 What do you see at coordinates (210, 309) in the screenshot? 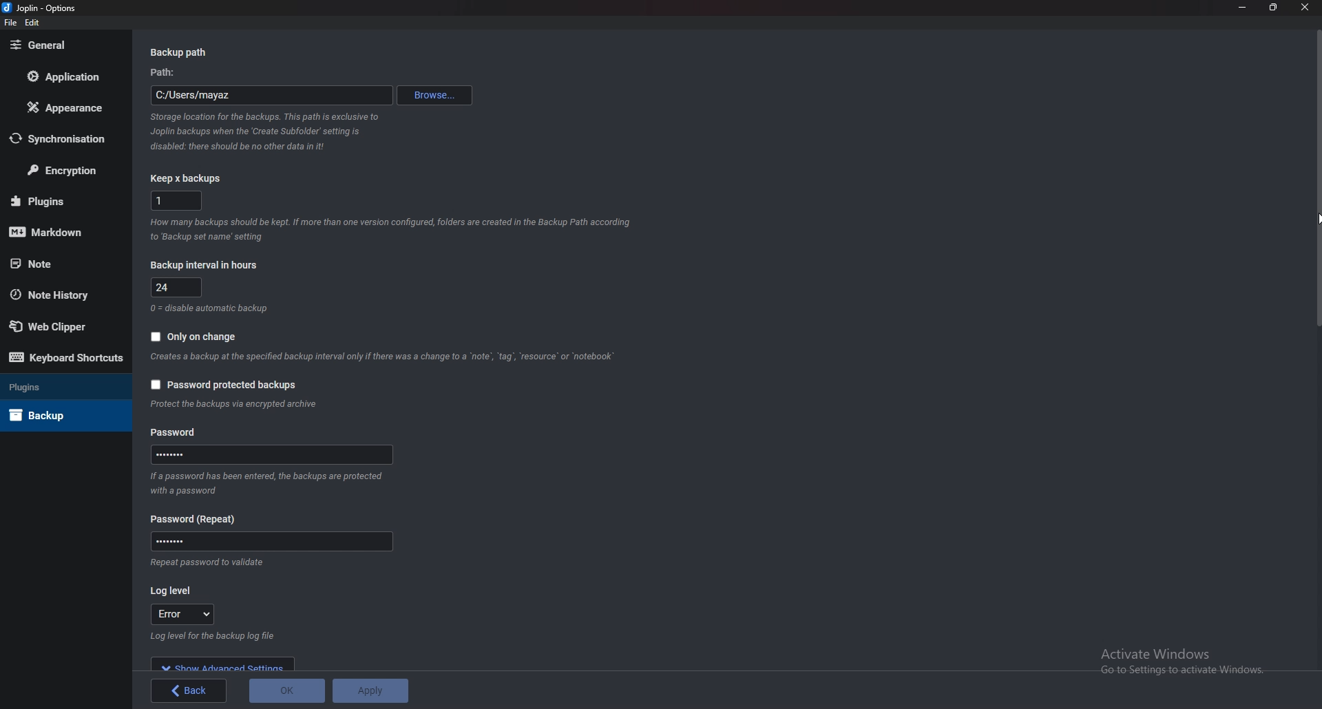
I see `Info` at bounding box center [210, 309].